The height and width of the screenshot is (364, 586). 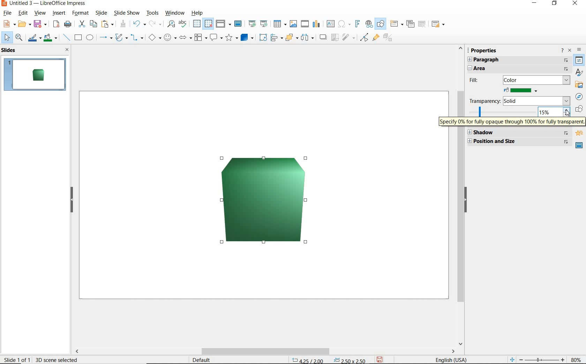 What do you see at coordinates (536, 3) in the screenshot?
I see `MINIMIZE` at bounding box center [536, 3].